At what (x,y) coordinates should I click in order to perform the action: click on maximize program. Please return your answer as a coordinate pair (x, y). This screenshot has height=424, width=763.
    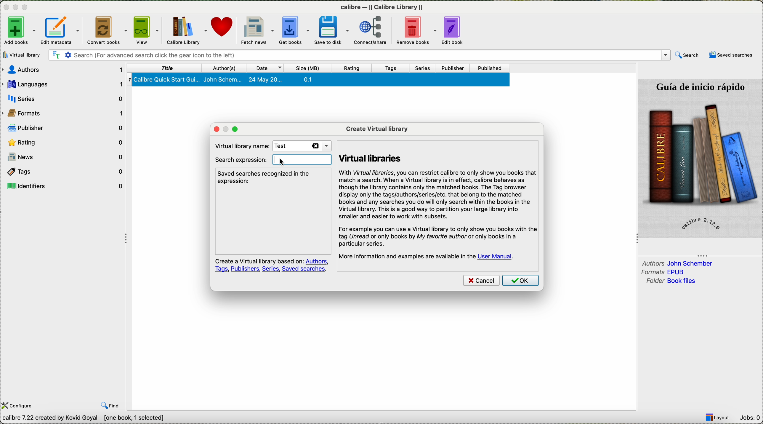
    Looking at the image, I should click on (27, 7).